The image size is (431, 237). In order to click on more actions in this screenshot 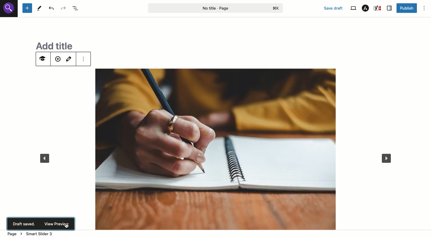, I will do `click(84, 59)`.